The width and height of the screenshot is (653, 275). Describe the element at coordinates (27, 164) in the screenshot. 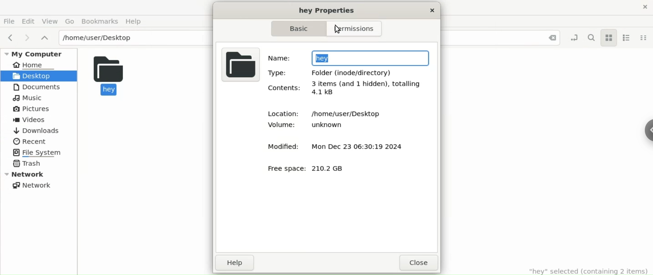

I see `Trash` at that location.